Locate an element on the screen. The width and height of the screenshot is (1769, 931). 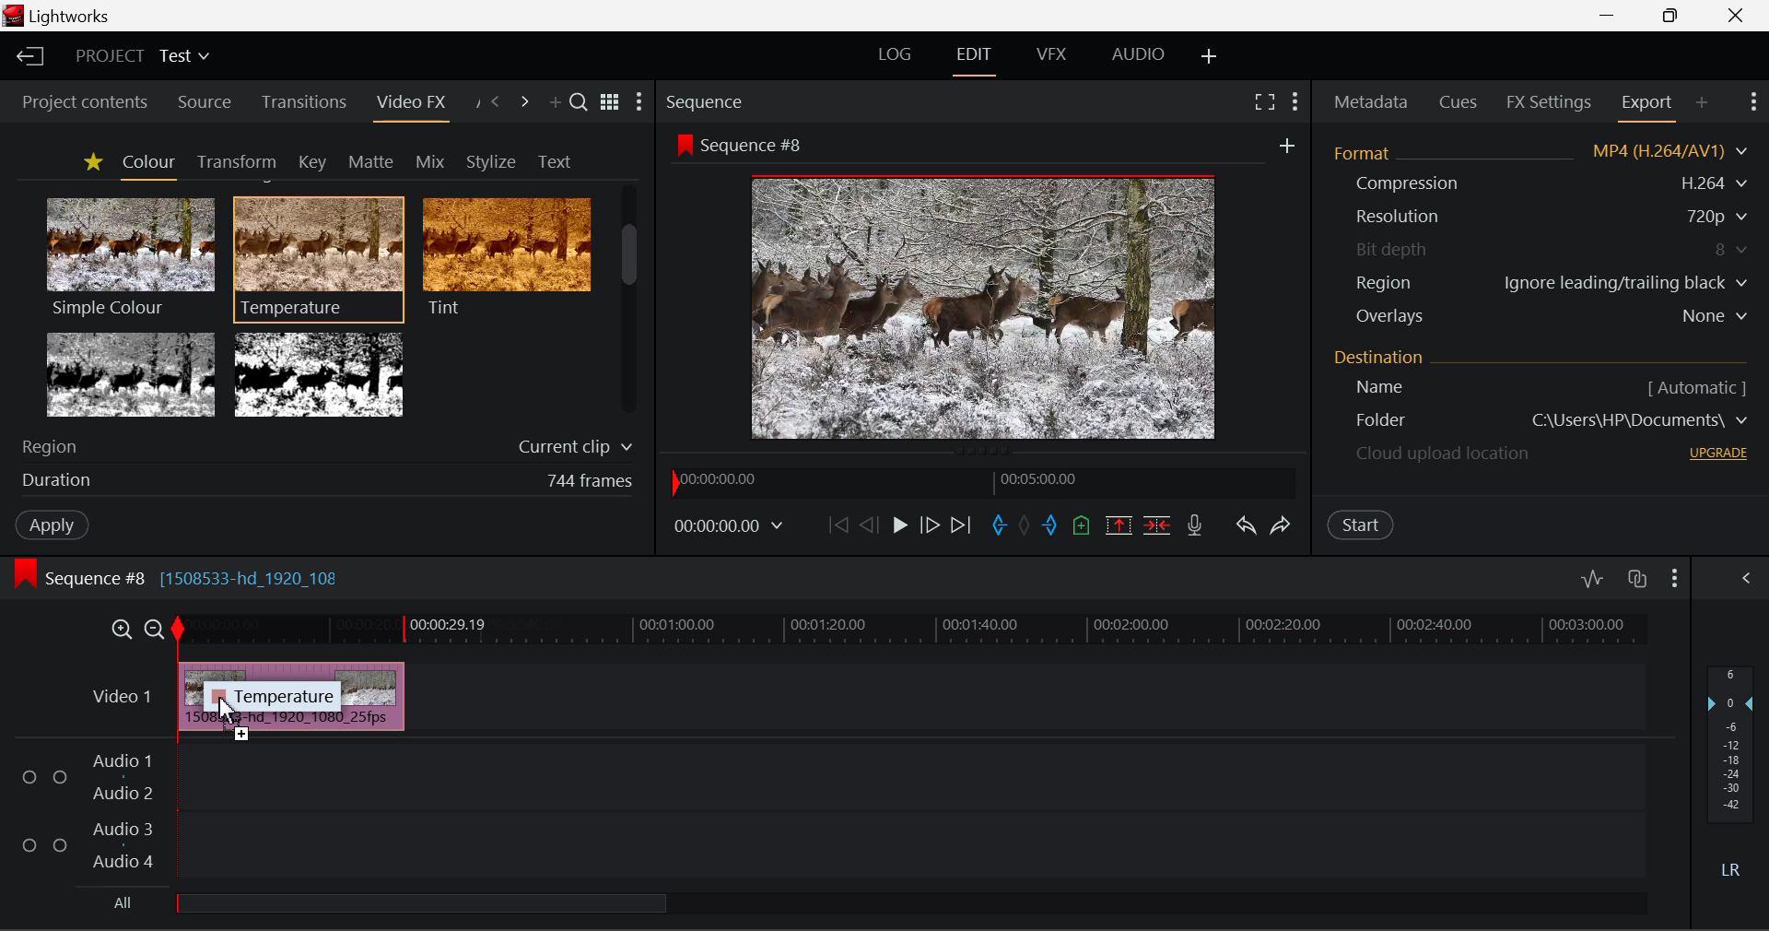
Two Tone is located at coordinates (316, 373).